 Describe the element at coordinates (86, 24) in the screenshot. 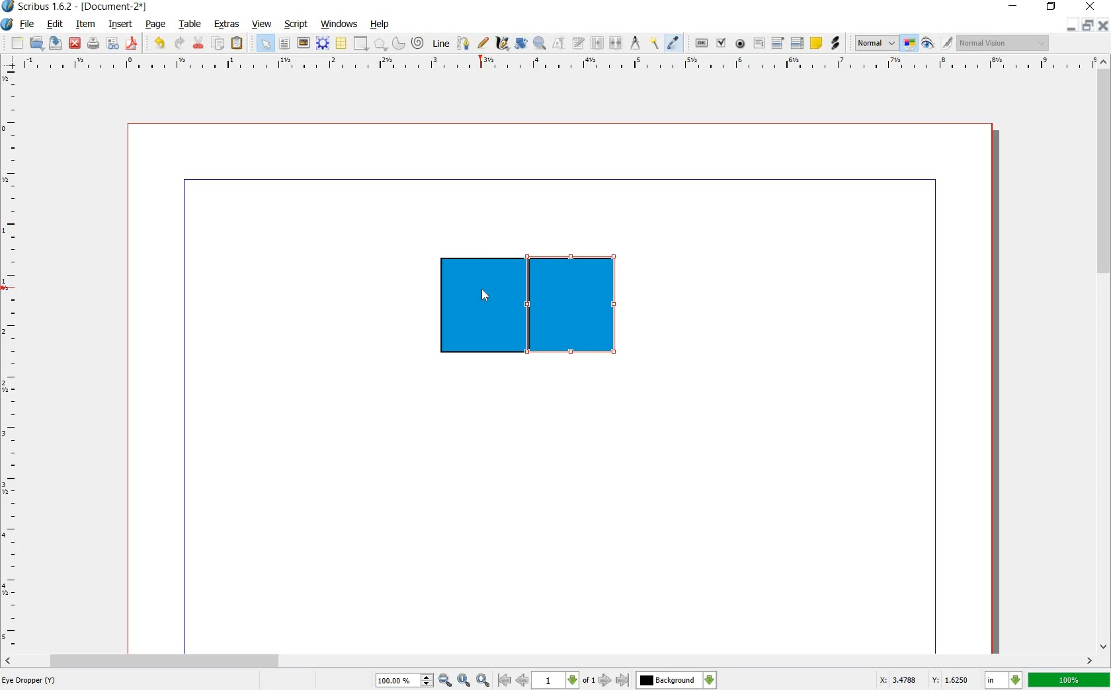

I see `item` at that location.